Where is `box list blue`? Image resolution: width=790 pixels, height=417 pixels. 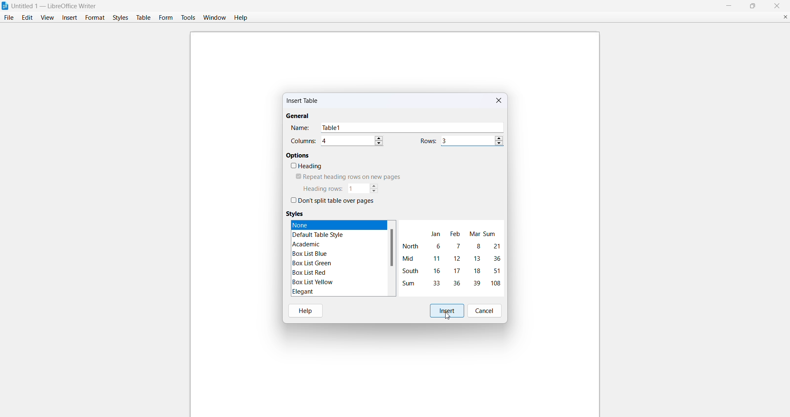 box list blue is located at coordinates (311, 254).